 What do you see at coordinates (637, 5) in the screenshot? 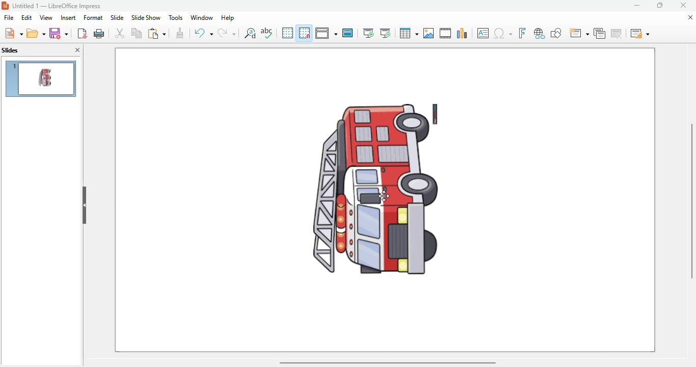
I see `minimize` at bounding box center [637, 5].